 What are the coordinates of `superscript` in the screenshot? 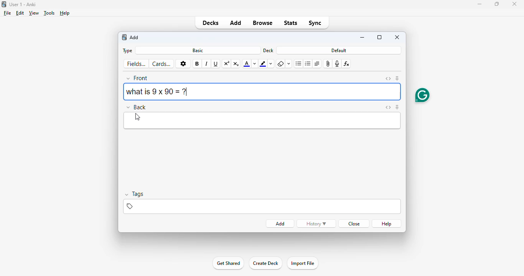 It's located at (227, 63).